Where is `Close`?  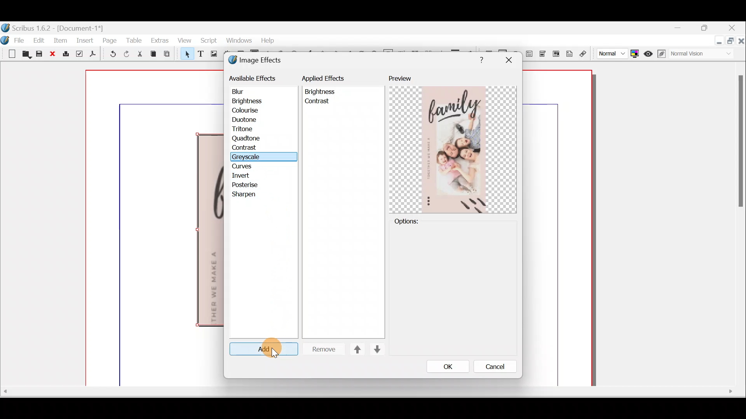
Close is located at coordinates (734, 28).